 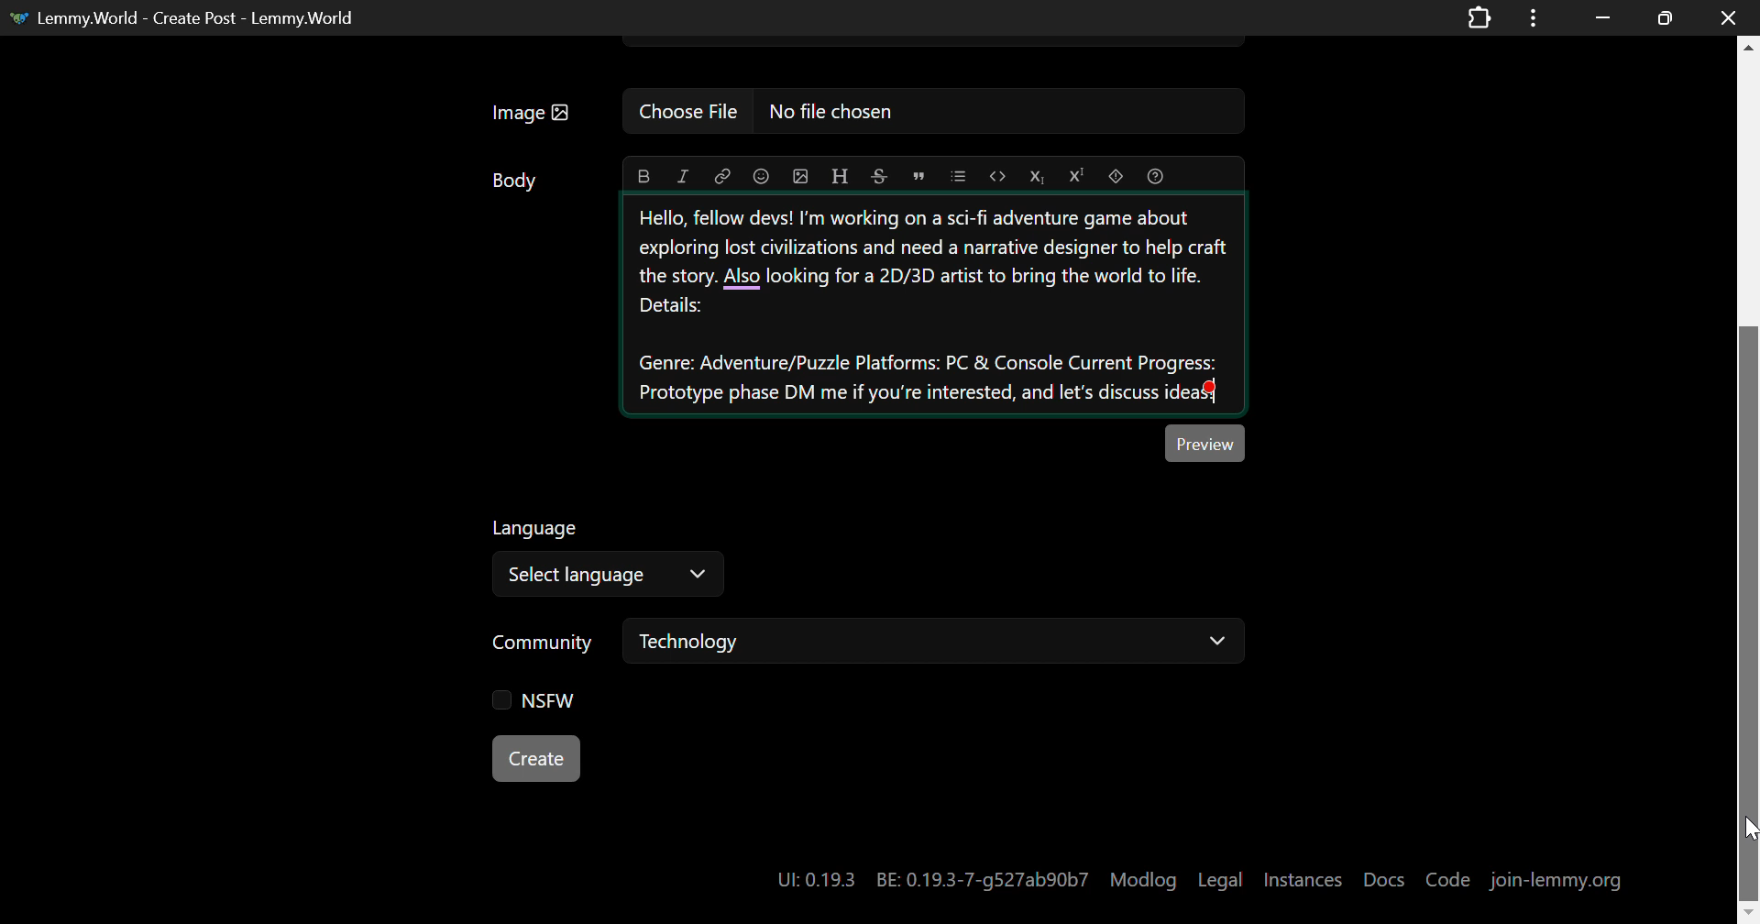 I want to click on Code, so click(x=1448, y=879).